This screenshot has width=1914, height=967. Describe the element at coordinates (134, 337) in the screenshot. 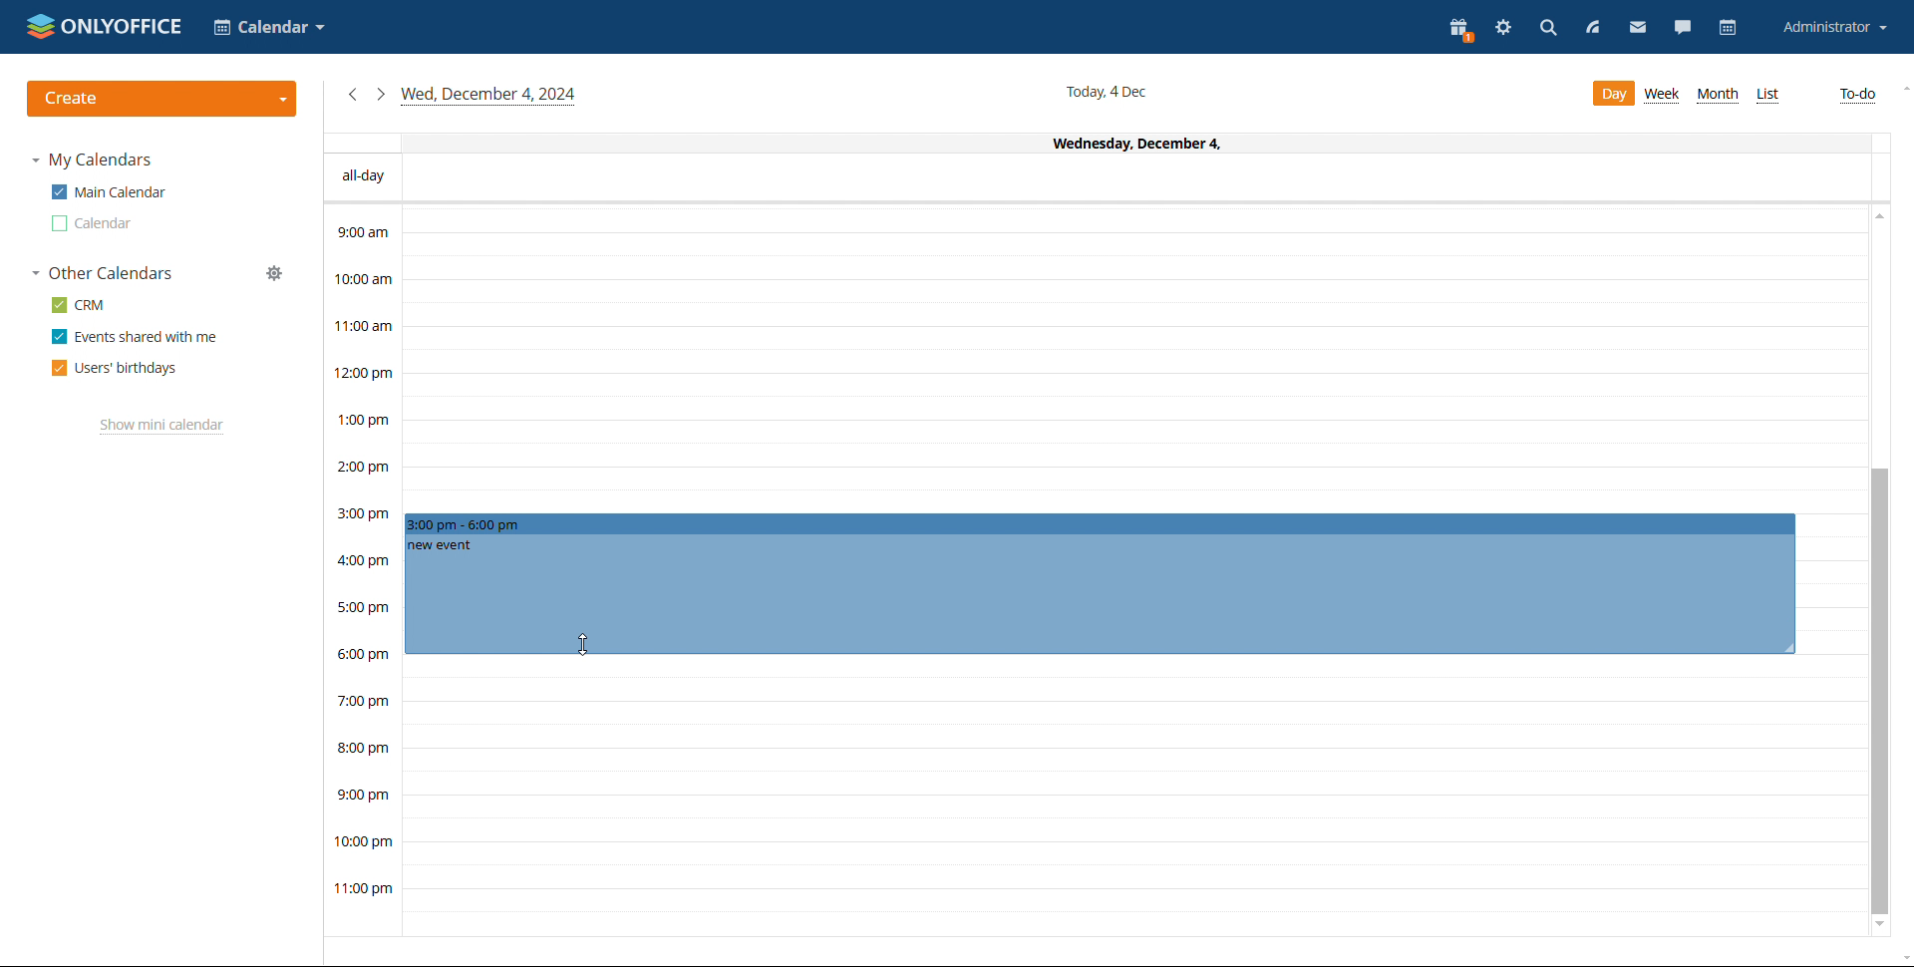

I see `events shared with me` at that location.